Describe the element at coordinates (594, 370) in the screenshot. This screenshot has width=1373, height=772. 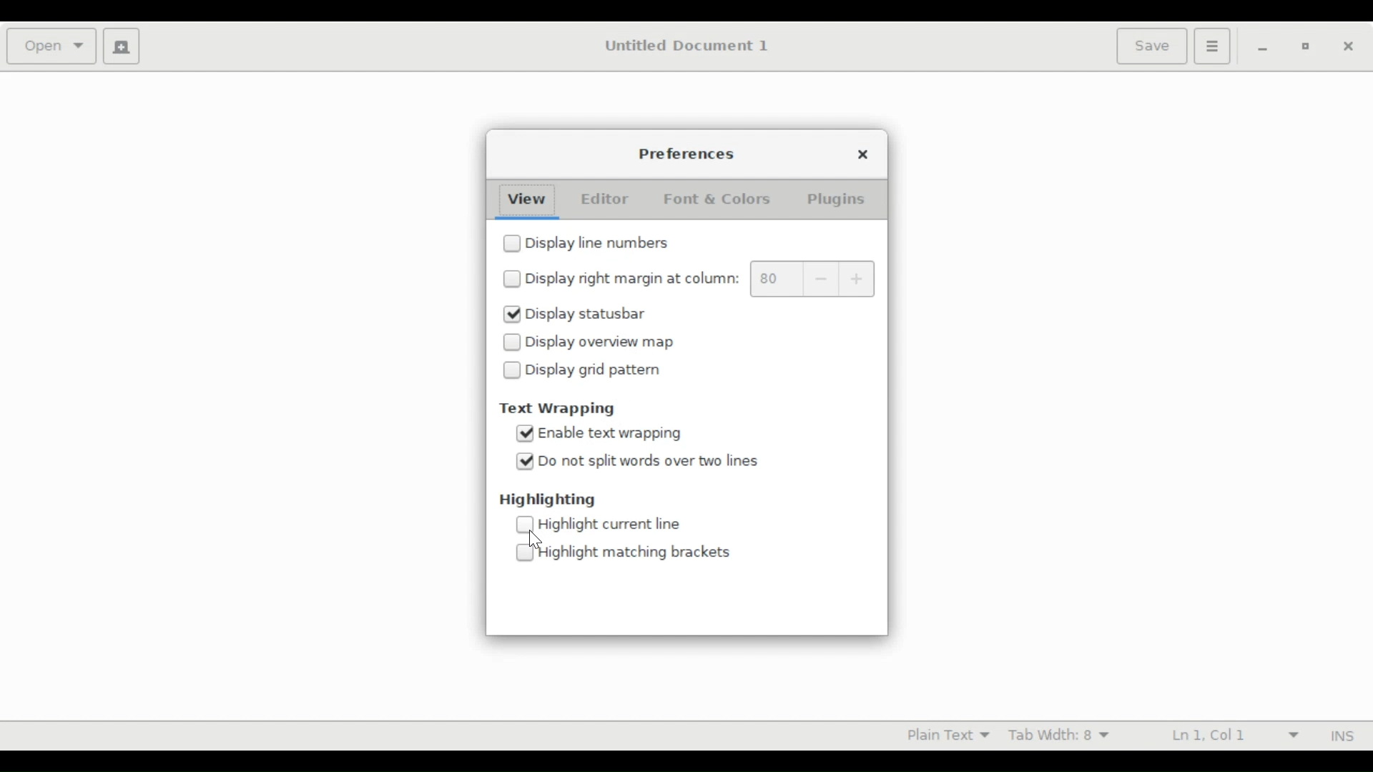
I see `Display grid pattern` at that location.